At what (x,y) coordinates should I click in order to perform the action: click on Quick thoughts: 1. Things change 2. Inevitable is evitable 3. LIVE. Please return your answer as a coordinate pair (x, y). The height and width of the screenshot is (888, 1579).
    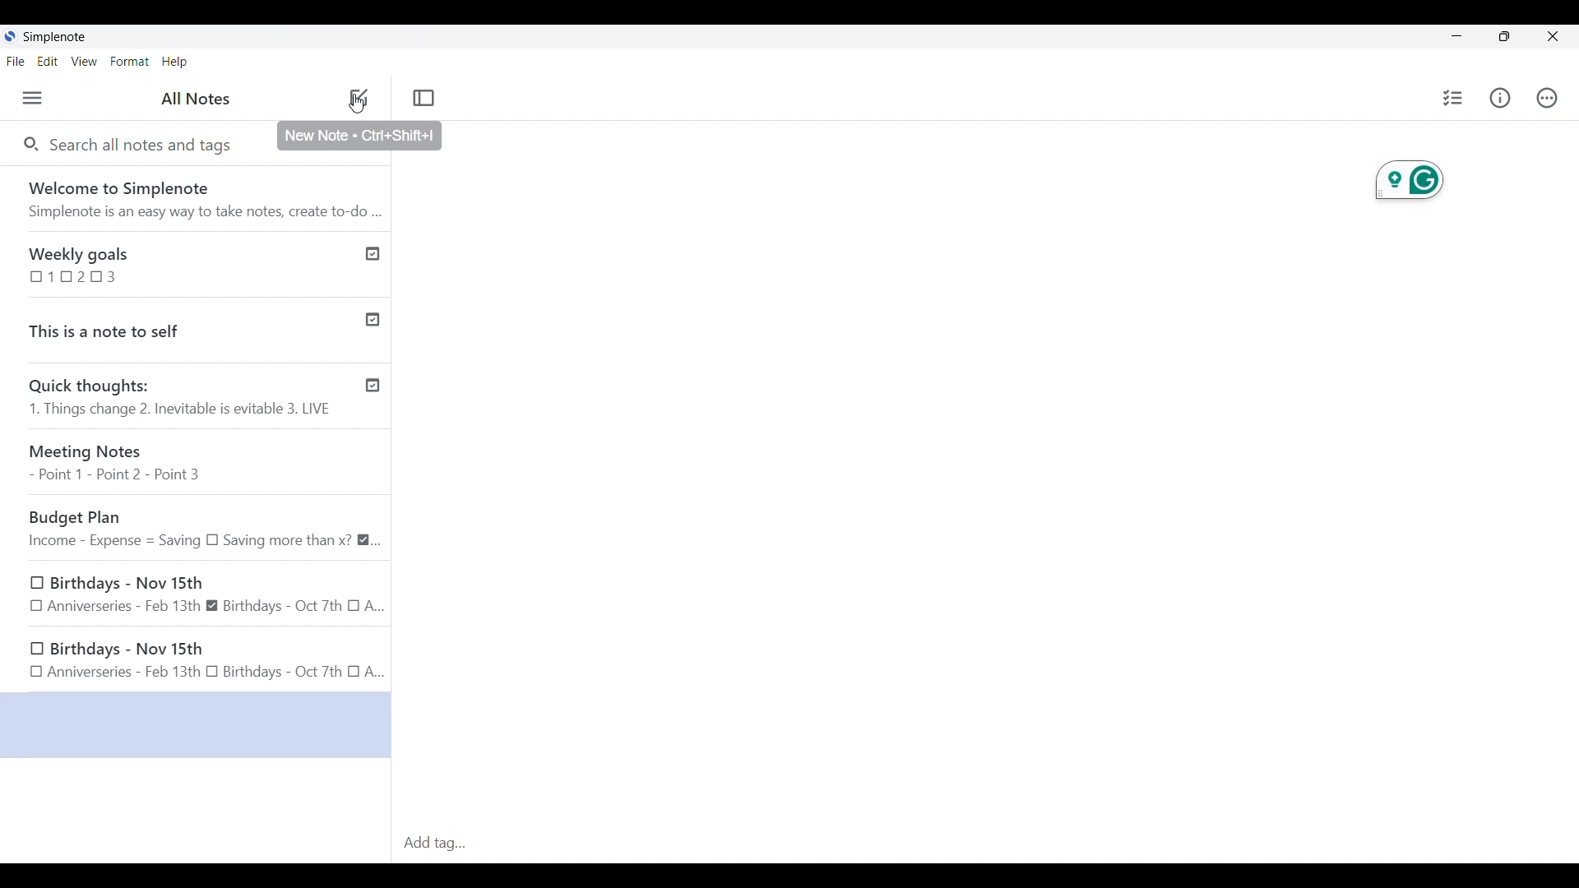
    Looking at the image, I should click on (179, 399).